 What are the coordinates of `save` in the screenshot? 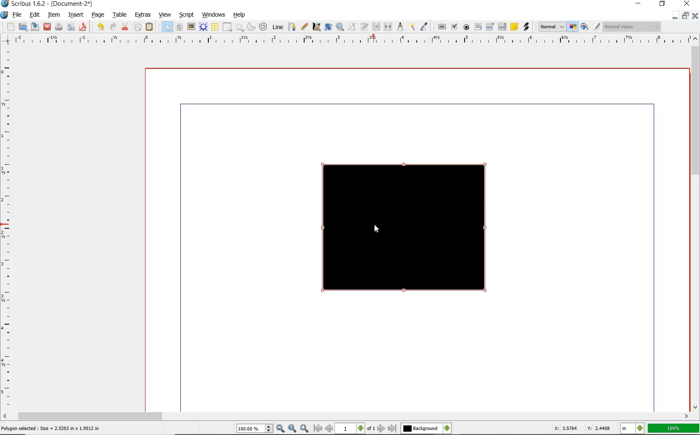 It's located at (35, 27).